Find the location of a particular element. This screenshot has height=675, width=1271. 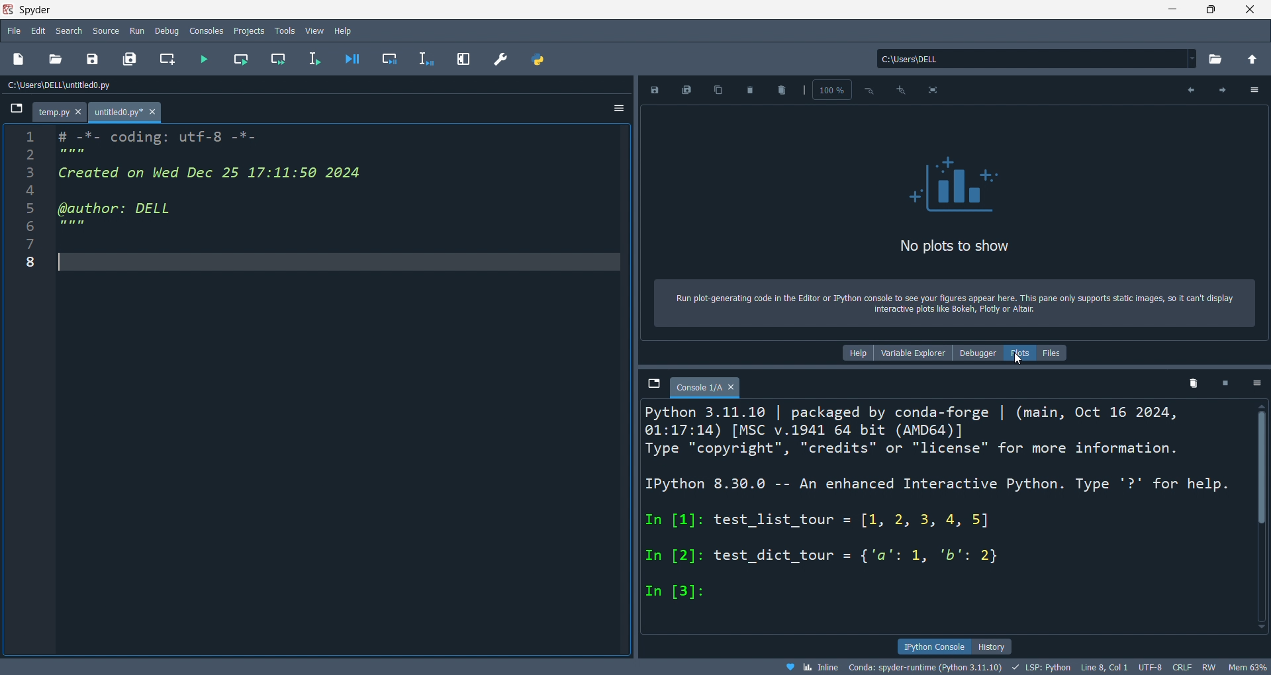

debug is located at coordinates (167, 29).